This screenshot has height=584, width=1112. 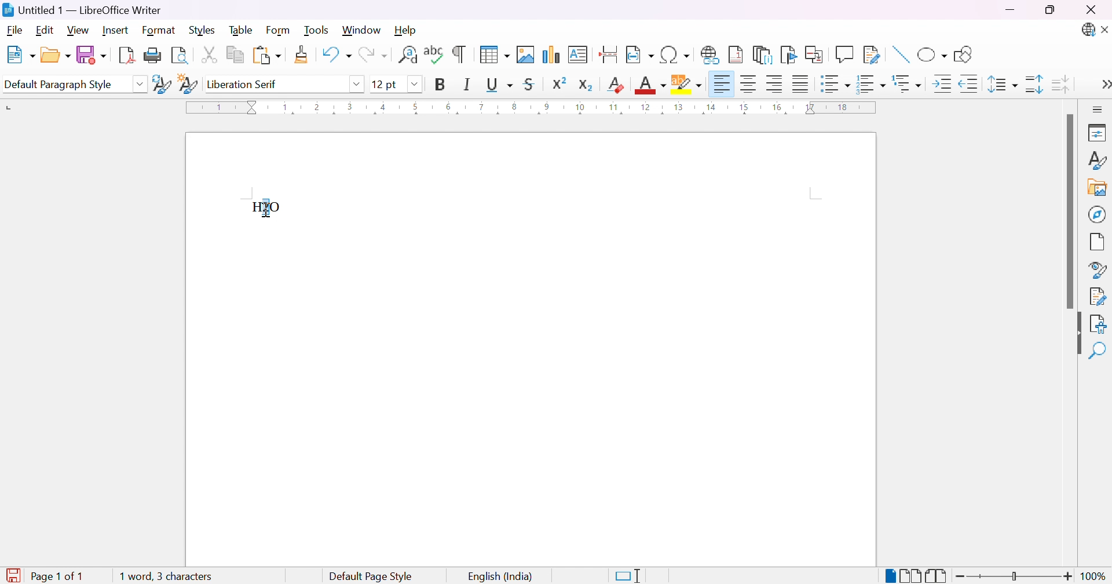 I want to click on Slider, so click(x=1013, y=577).